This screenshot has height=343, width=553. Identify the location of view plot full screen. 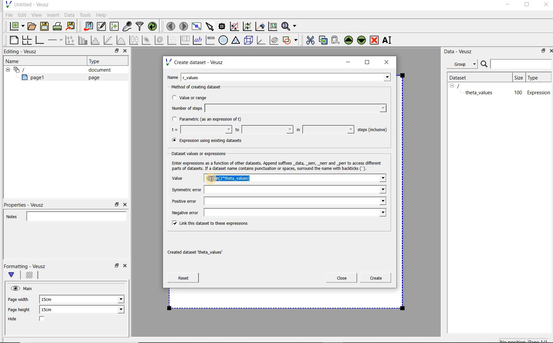
(196, 26).